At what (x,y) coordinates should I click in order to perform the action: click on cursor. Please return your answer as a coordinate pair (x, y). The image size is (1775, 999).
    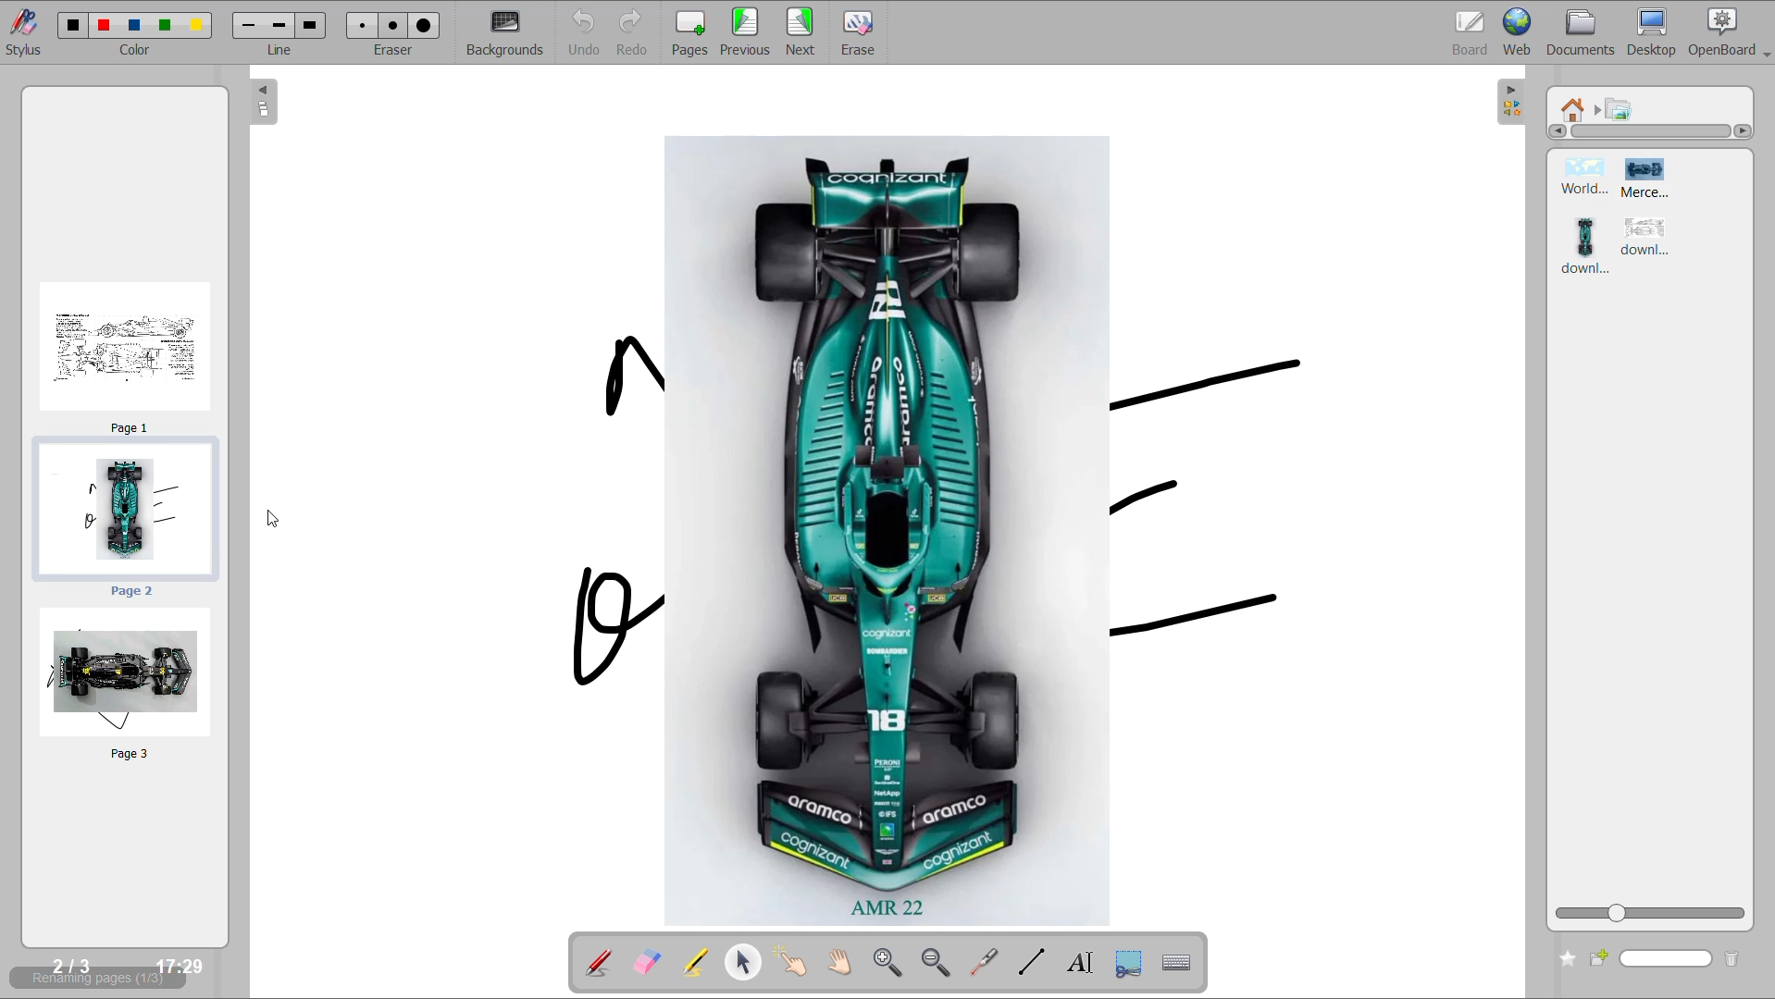
    Looking at the image, I should click on (274, 521).